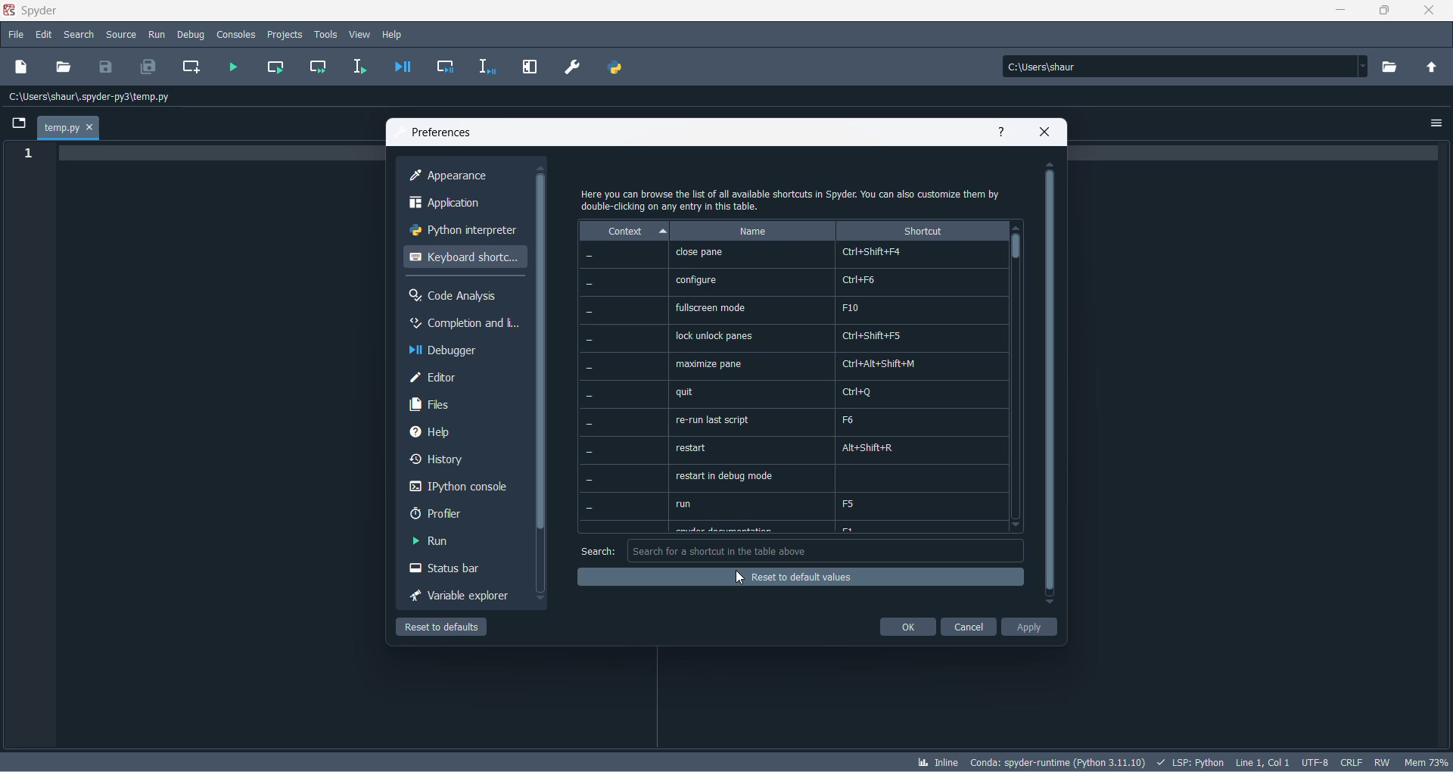 This screenshot has height=772, width=1453. What do you see at coordinates (456, 568) in the screenshot?
I see `status bar` at bounding box center [456, 568].